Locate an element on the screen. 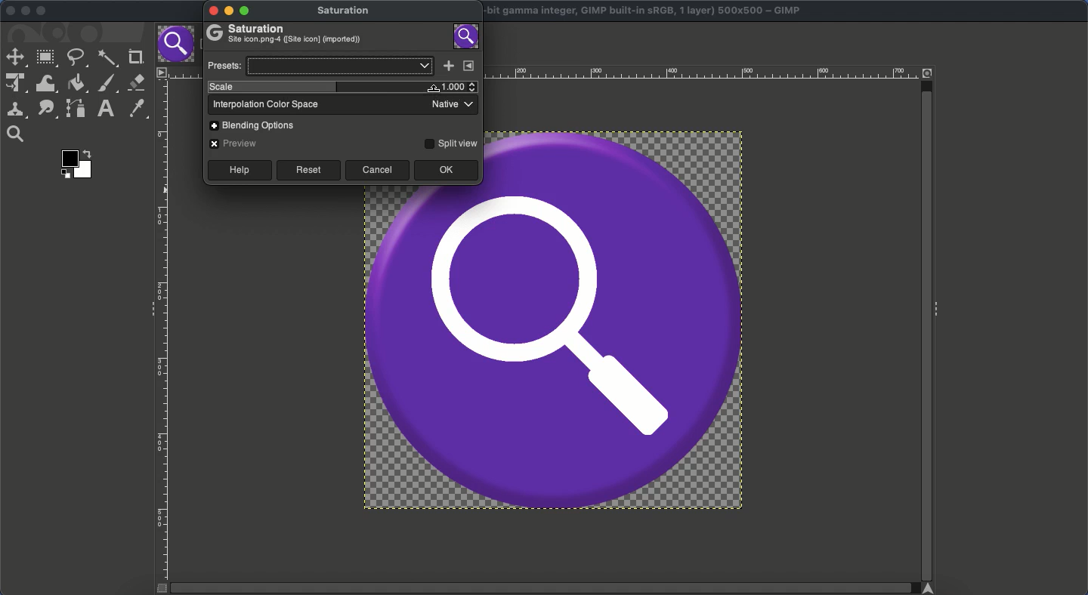 The image size is (1088, 595). Presets is located at coordinates (319, 66).